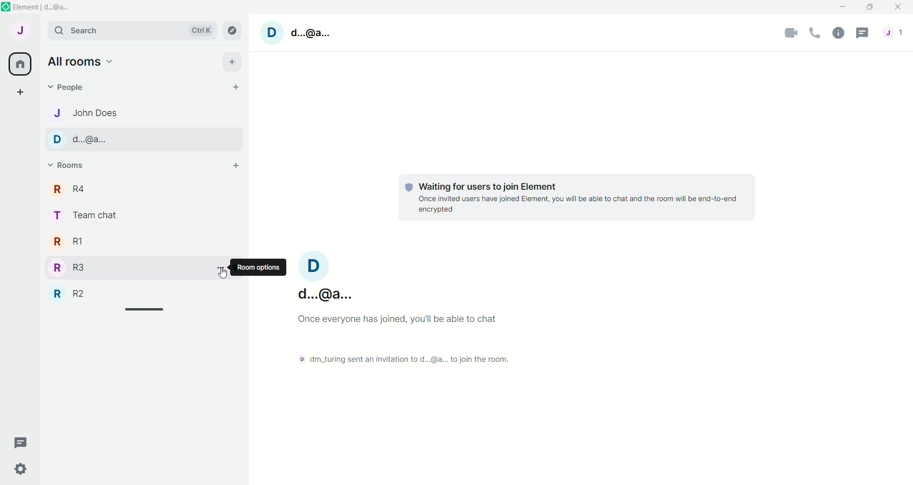  What do you see at coordinates (223, 267) in the screenshot?
I see `room options` at bounding box center [223, 267].